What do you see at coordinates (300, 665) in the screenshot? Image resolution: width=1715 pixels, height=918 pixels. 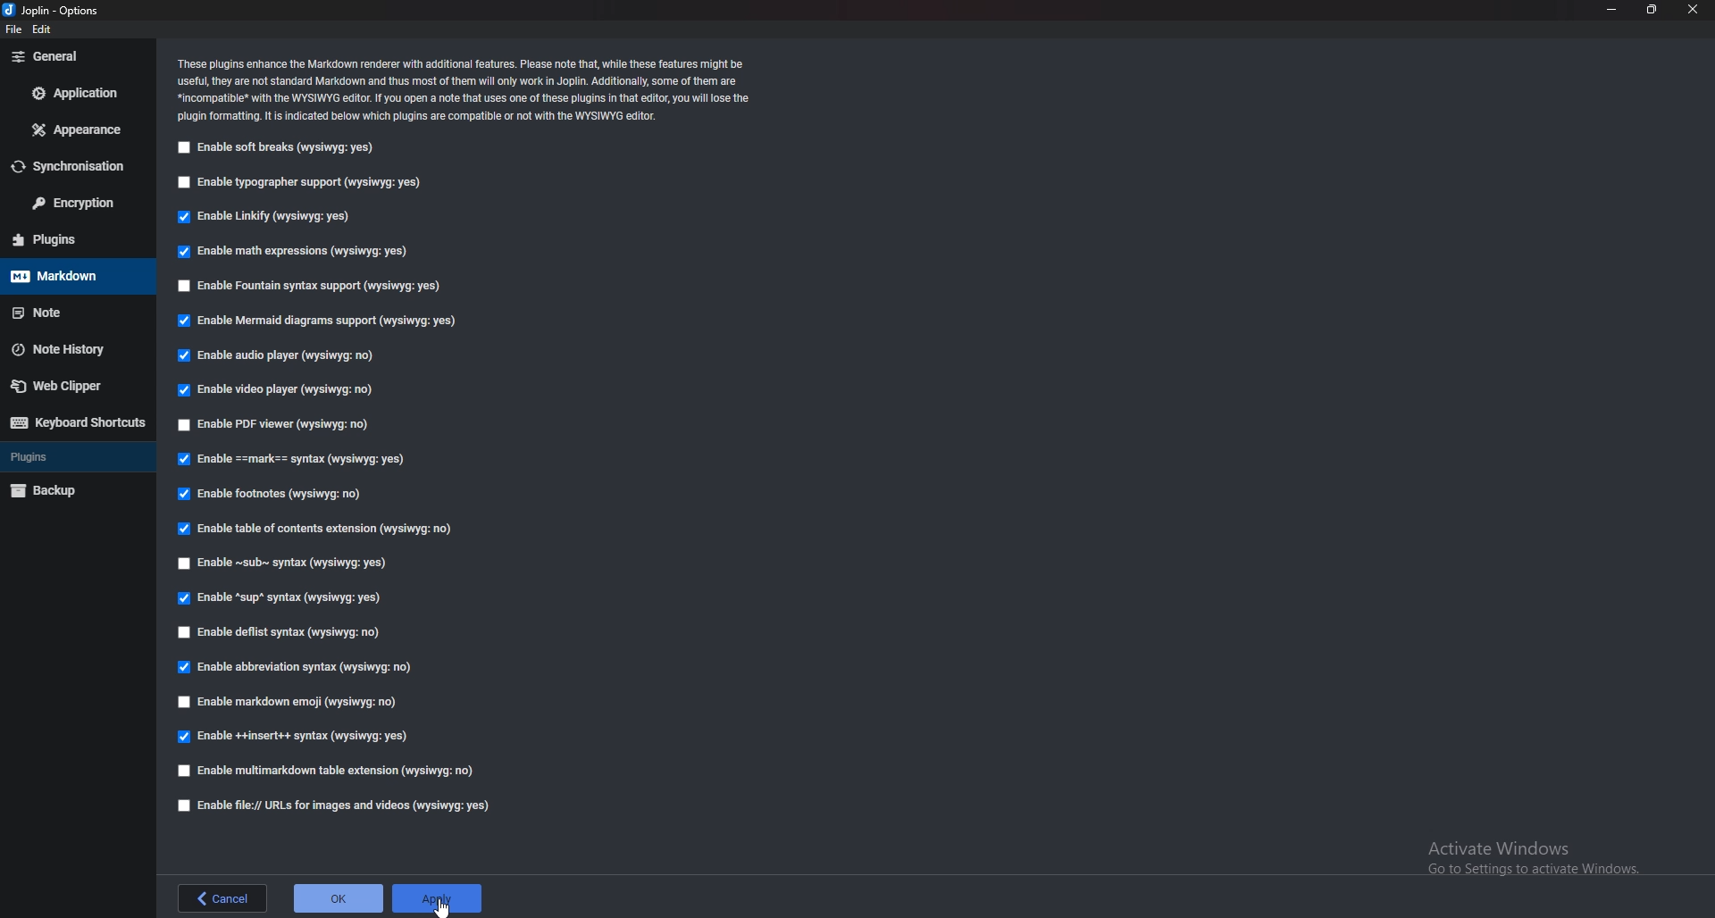 I see `Enable abbreviation syntax` at bounding box center [300, 665].